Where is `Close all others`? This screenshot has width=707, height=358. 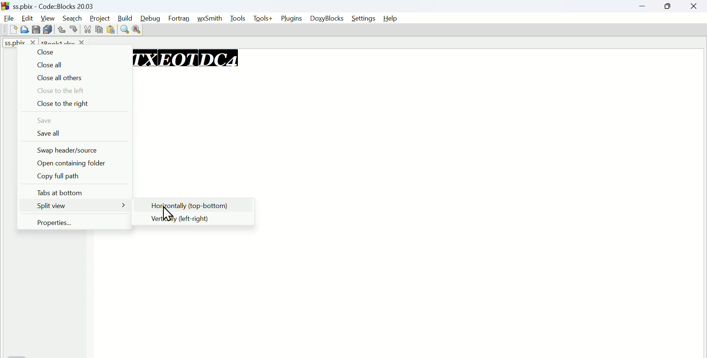 Close all others is located at coordinates (74, 78).